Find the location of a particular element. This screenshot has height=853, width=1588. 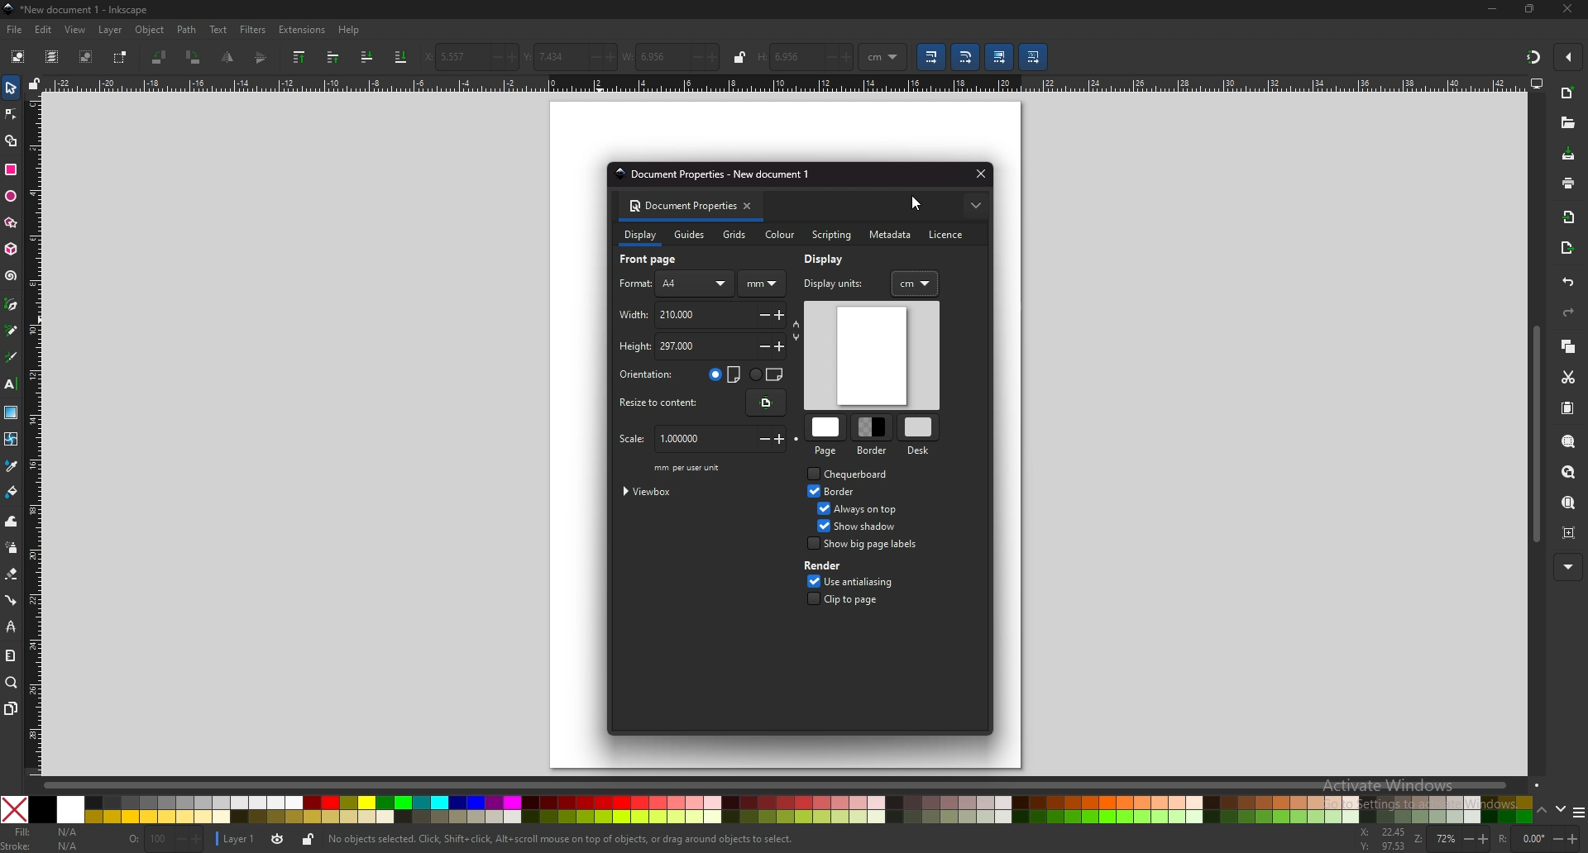

No objects selected. Click, Shift+ click, Alt scroll mouse on top of objects, or drag around objects to select, is located at coordinates (577, 839).